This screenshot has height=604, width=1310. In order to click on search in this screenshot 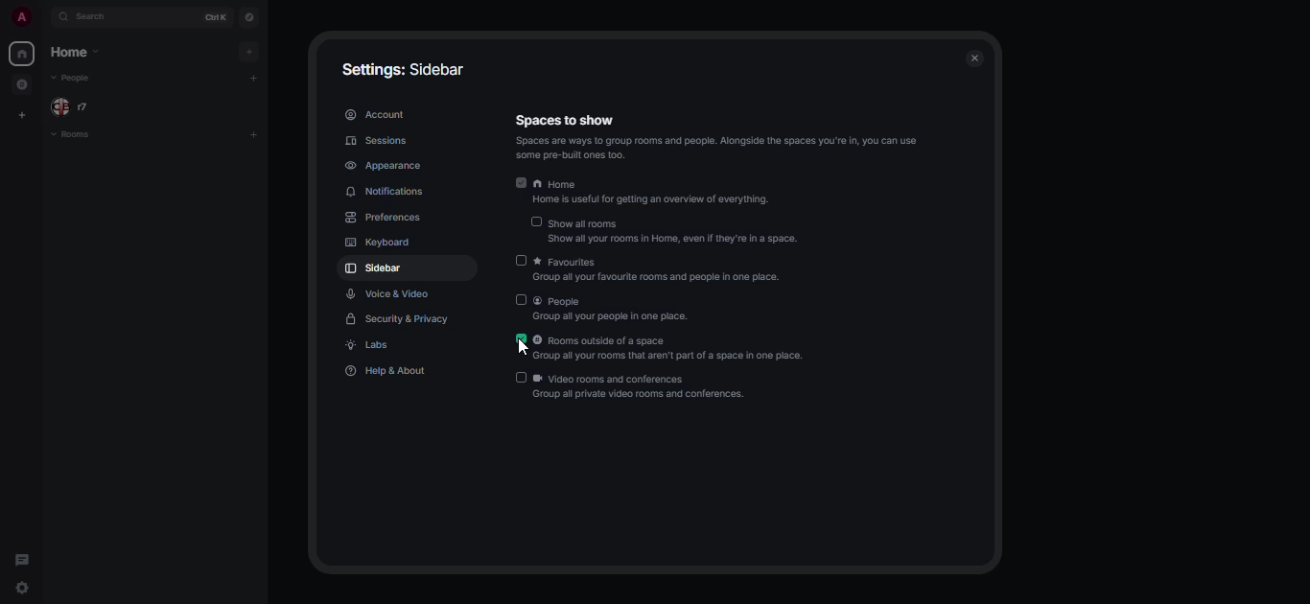, I will do `click(105, 18)`.